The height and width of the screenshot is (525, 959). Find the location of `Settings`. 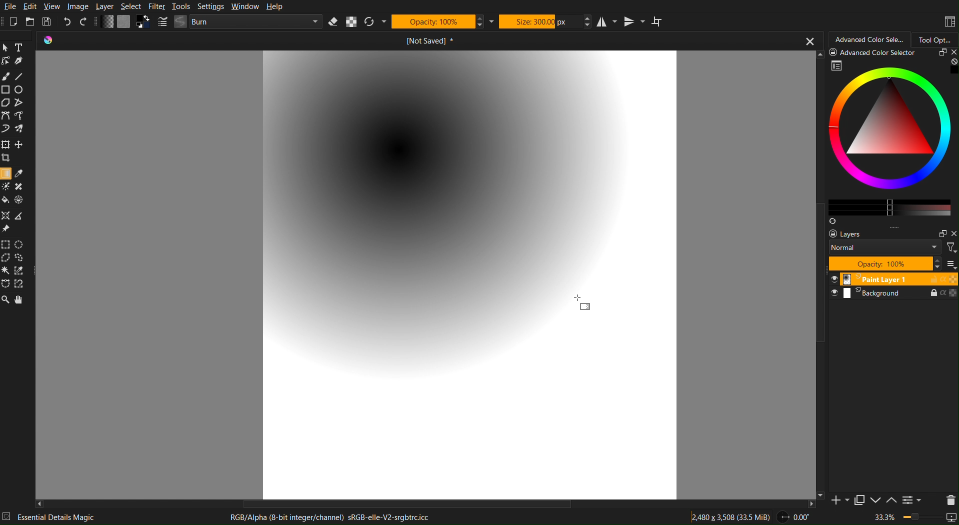

Settings is located at coordinates (209, 6).